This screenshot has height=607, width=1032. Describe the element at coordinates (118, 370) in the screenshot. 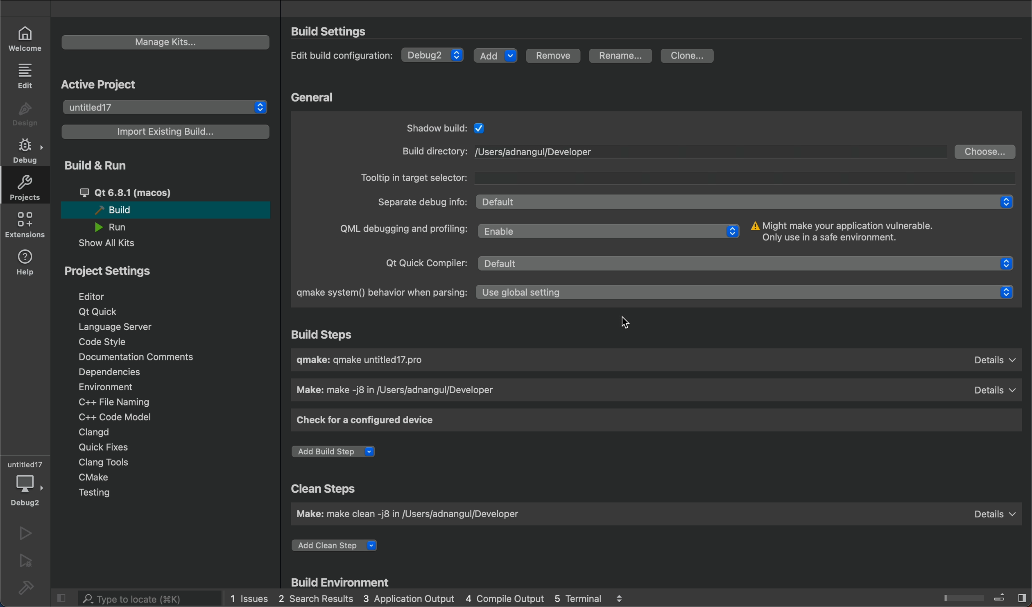

I see `dependencies` at that location.